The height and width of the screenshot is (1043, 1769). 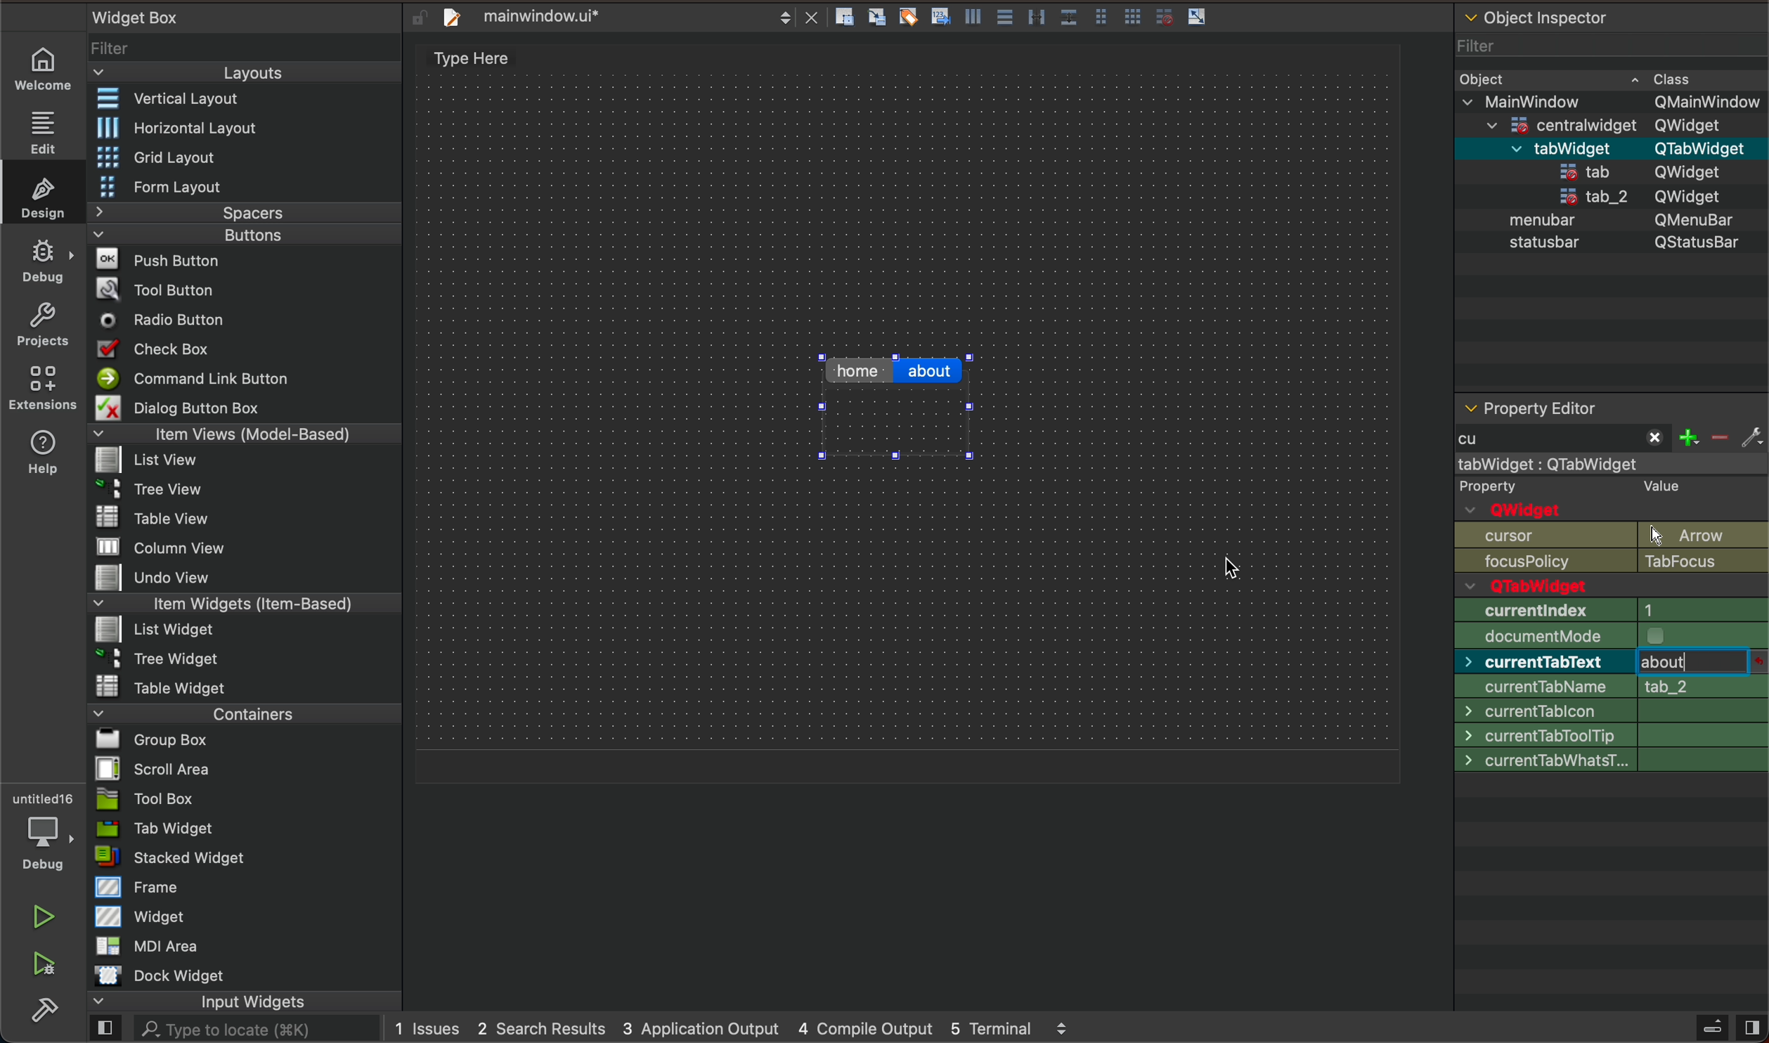 I want to click on logs, so click(x=738, y=1028).